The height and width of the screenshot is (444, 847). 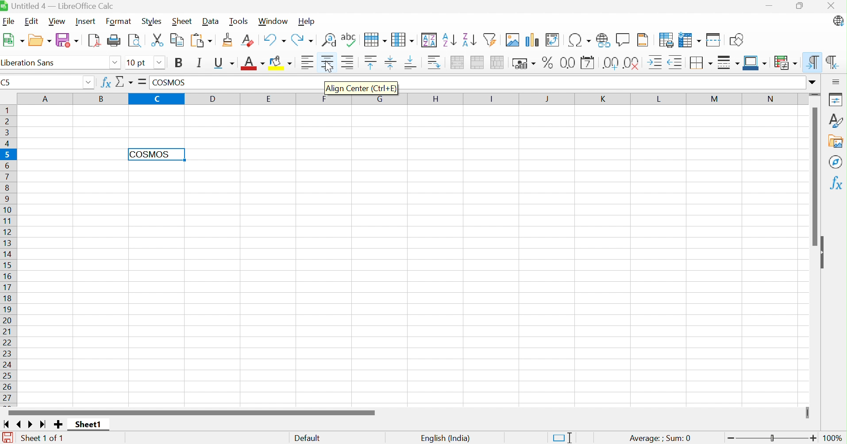 I want to click on Properties, so click(x=837, y=100).